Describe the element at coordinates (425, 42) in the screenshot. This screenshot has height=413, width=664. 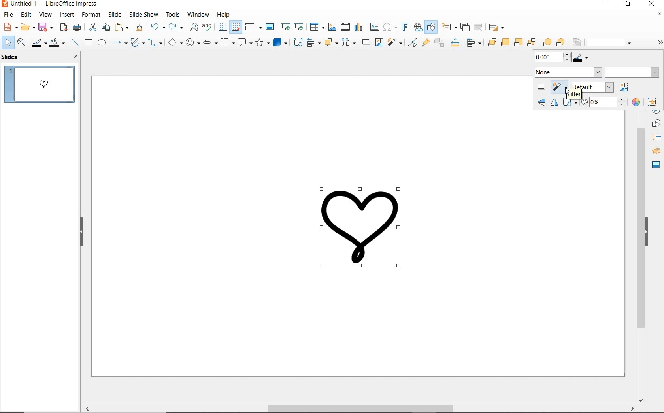
I see `show gluepoint functions` at that location.